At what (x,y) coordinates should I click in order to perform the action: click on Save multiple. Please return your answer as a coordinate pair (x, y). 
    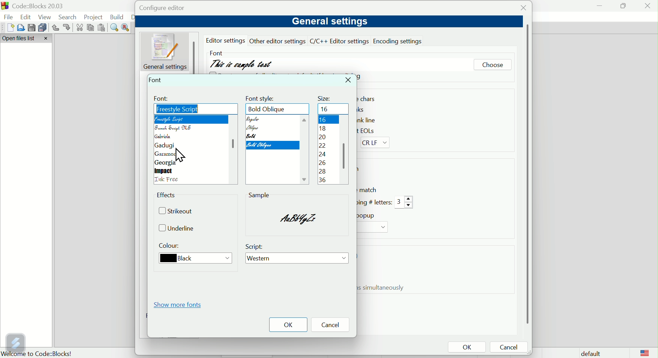
    Looking at the image, I should click on (43, 27).